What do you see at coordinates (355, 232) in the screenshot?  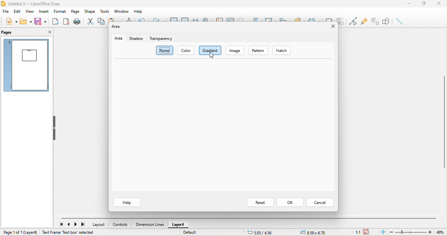 I see `1:1` at bounding box center [355, 232].